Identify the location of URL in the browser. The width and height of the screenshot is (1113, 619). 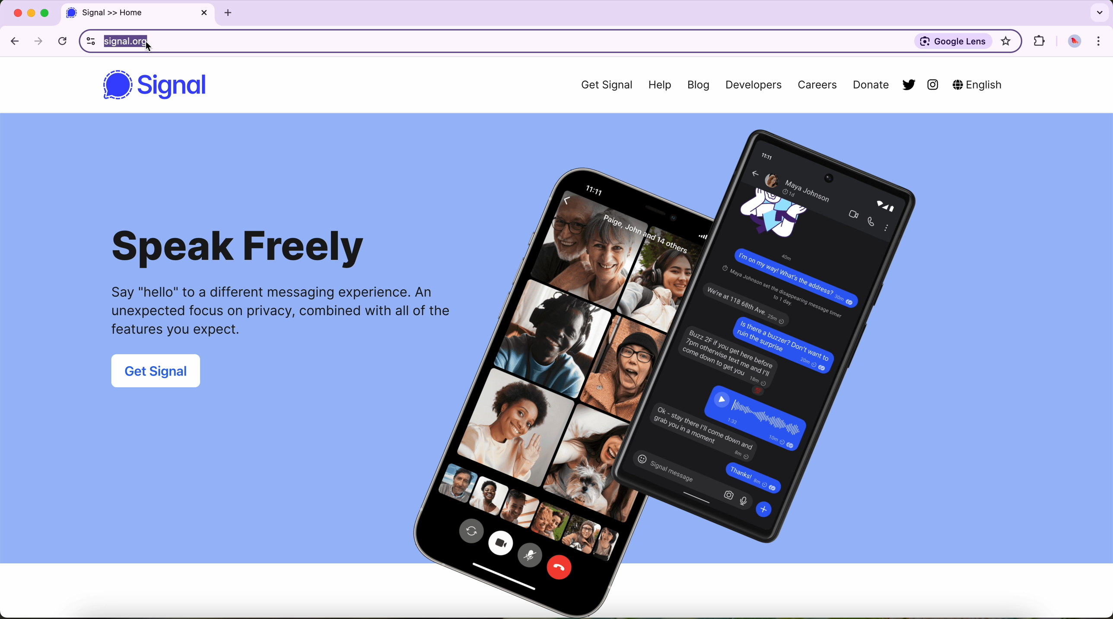
(480, 41).